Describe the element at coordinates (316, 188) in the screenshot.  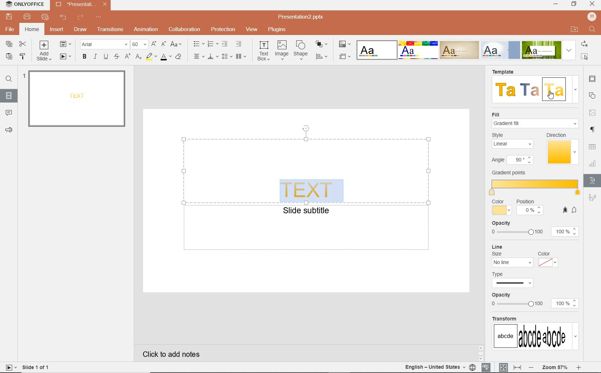
I see `text effect added` at that location.